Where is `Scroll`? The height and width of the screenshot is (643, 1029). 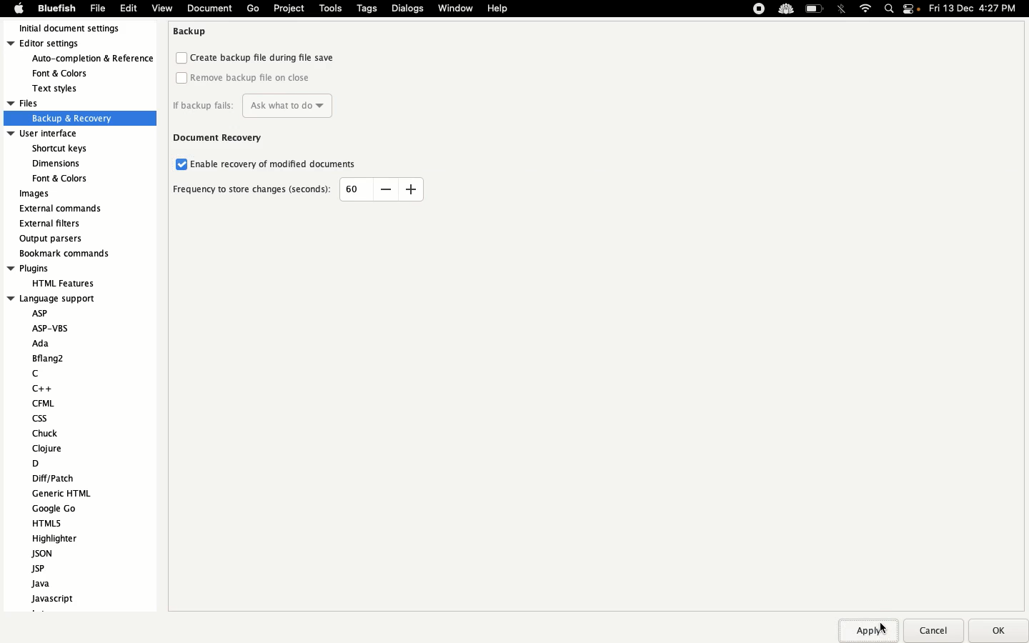 Scroll is located at coordinates (154, 236).